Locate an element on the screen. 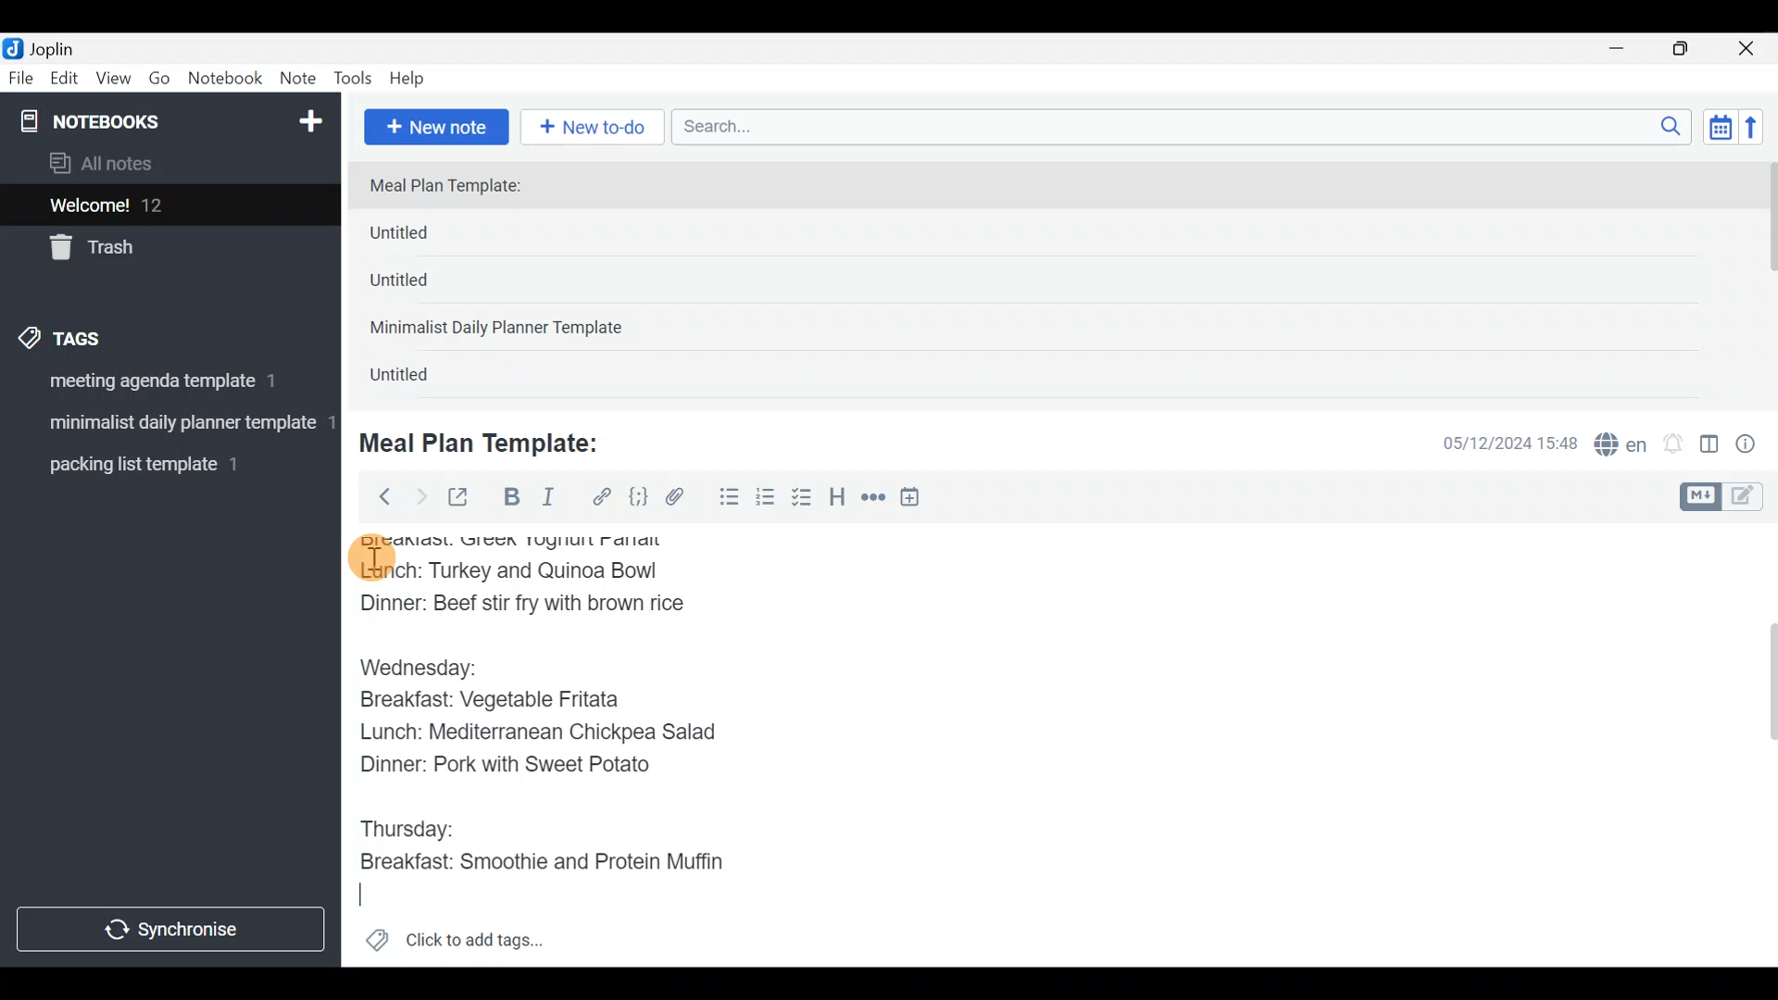 The height and width of the screenshot is (1000, 1778). scroll bar is located at coordinates (1766, 280).